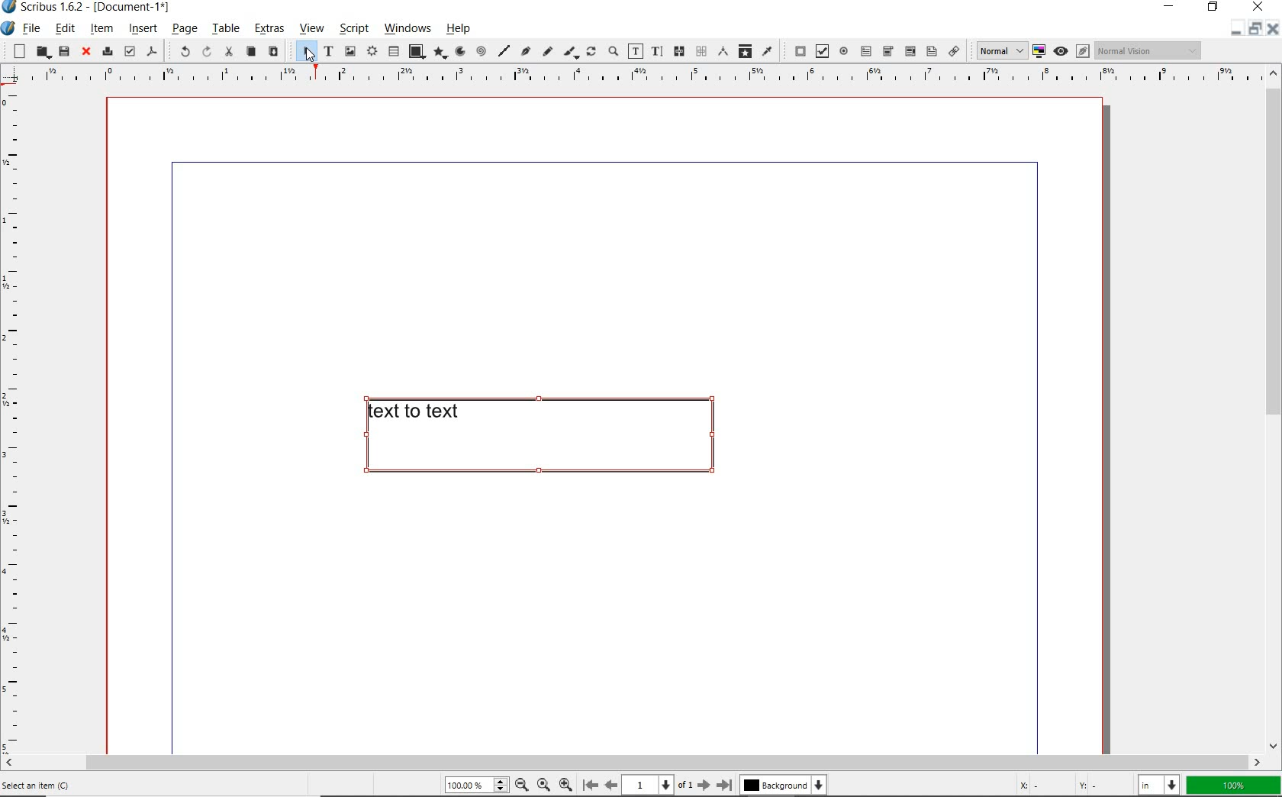 The image size is (1282, 797). Describe the element at coordinates (589, 786) in the screenshot. I see `First page` at that location.